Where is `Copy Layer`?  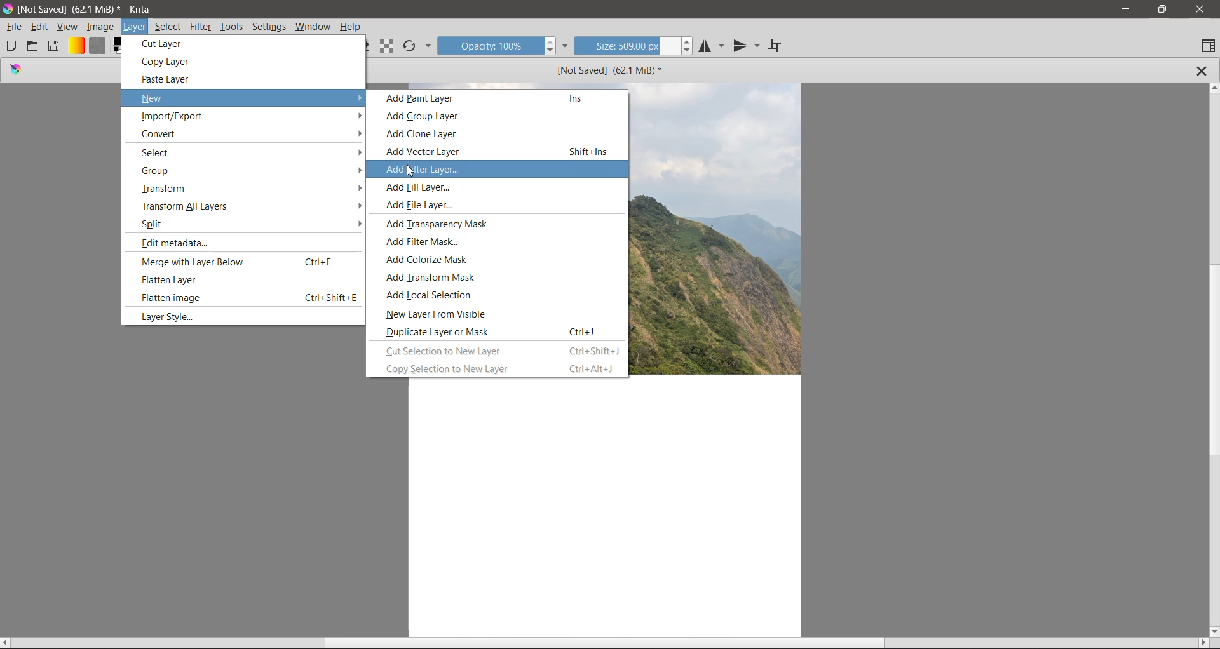
Copy Layer is located at coordinates (168, 61).